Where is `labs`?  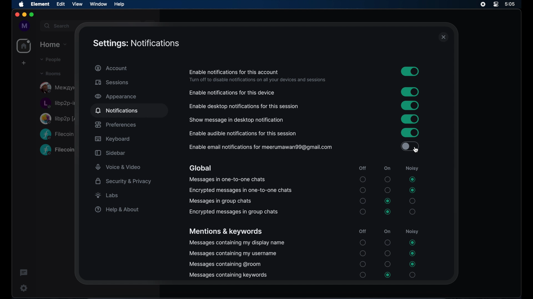
labs is located at coordinates (107, 195).